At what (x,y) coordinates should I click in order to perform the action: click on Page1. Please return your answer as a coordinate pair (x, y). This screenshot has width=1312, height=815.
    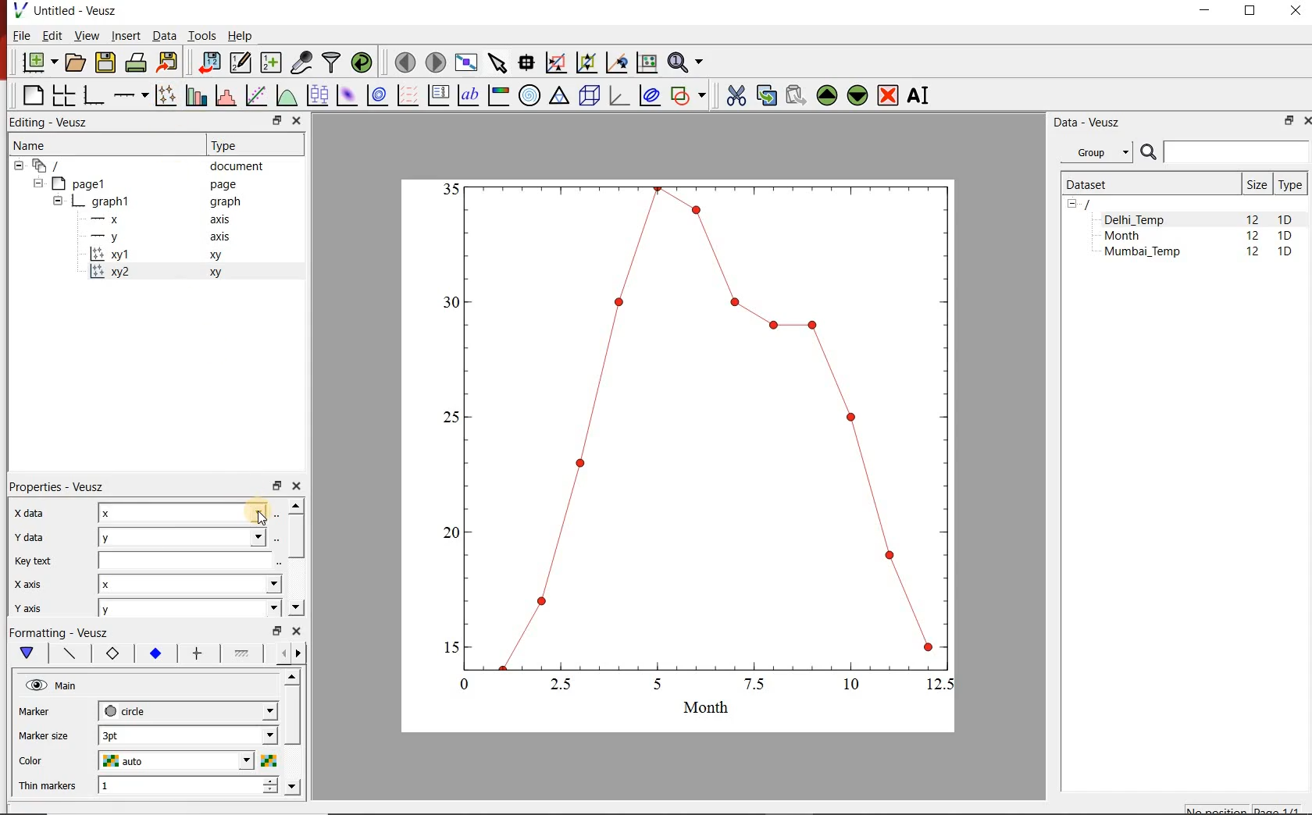
    Looking at the image, I should click on (136, 183).